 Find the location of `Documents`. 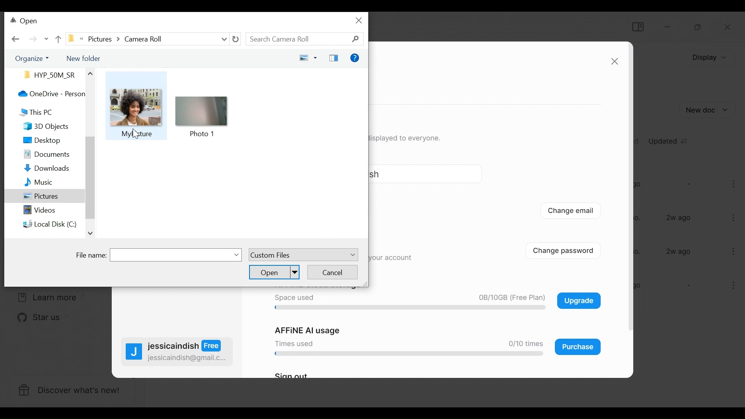

Documents is located at coordinates (40, 155).